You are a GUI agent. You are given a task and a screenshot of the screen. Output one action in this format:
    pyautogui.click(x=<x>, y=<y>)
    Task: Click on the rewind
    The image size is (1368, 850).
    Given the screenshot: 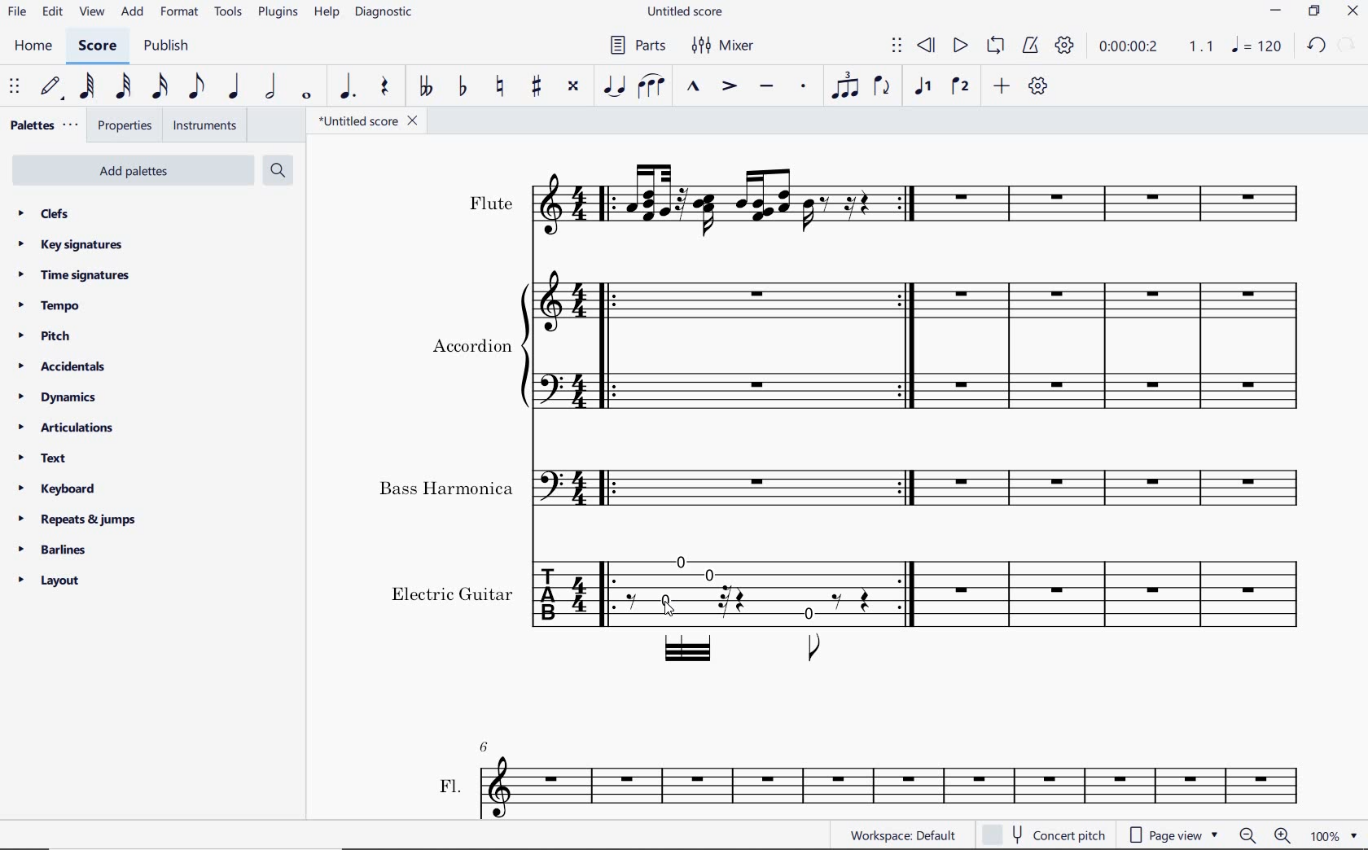 What is the action you would take?
    pyautogui.click(x=927, y=46)
    